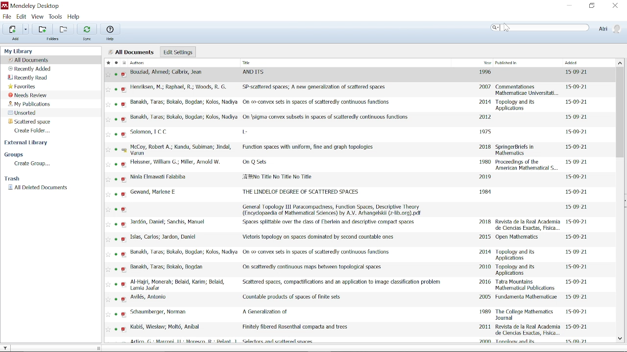 The height and width of the screenshot is (352, 627). I want to click on Folders, so click(52, 39).